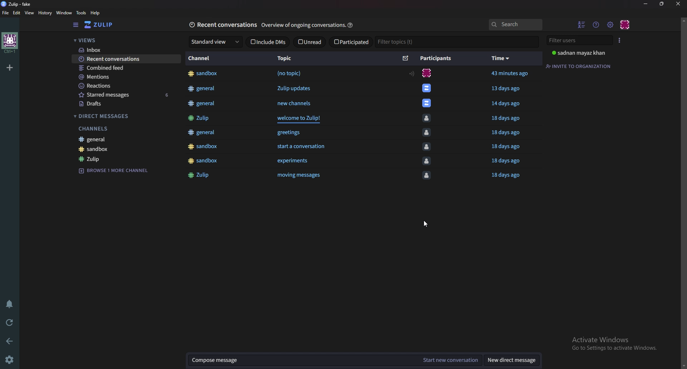 This screenshot has height=369, width=687. Describe the element at coordinates (9, 304) in the screenshot. I see `Enable do not disturb` at that location.